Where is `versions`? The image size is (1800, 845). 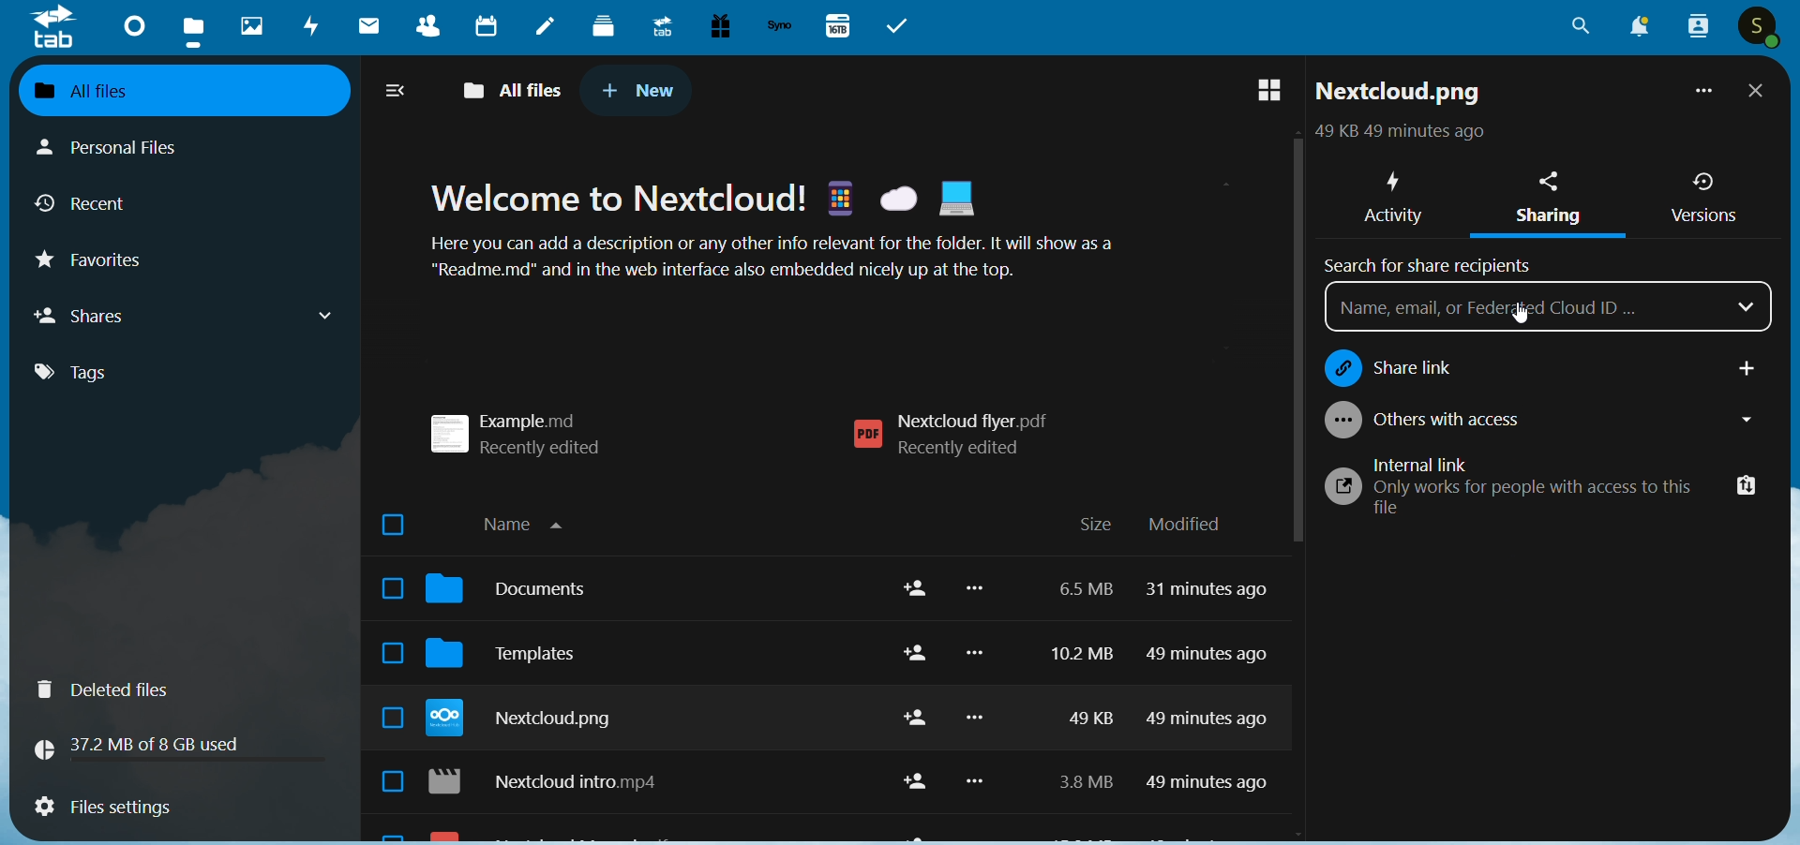
versions is located at coordinates (1703, 198).